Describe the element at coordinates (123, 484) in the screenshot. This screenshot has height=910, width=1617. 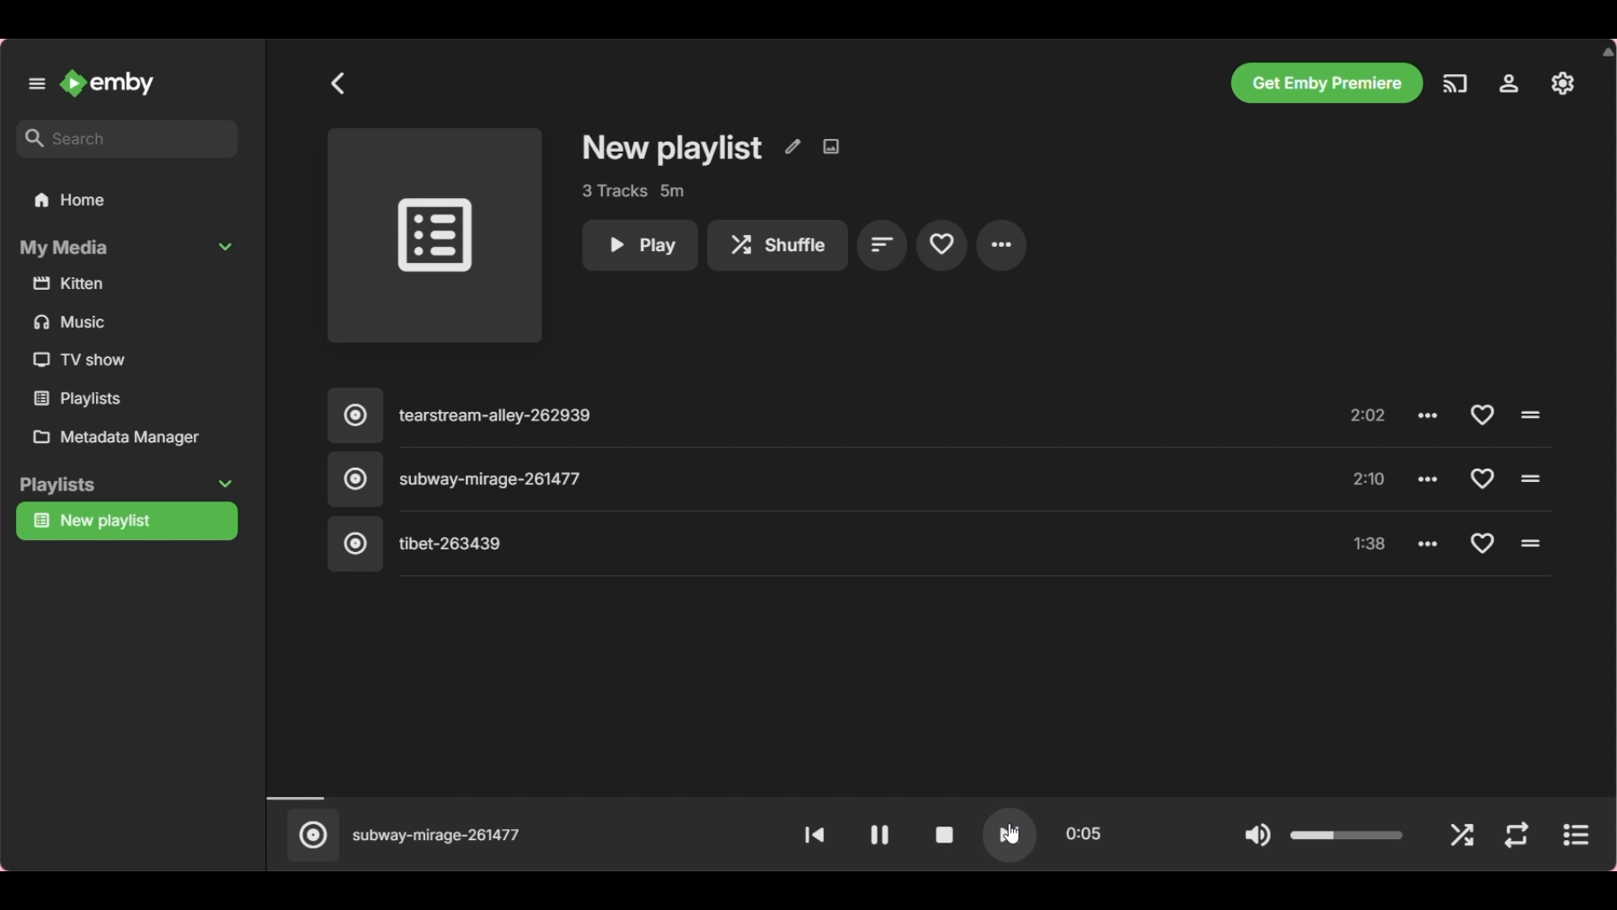
I see `Playlists` at that location.